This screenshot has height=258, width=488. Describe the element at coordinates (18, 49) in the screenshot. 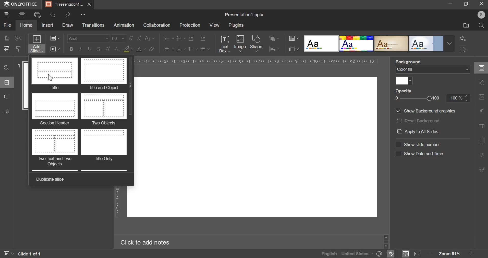

I see `clear style` at that location.